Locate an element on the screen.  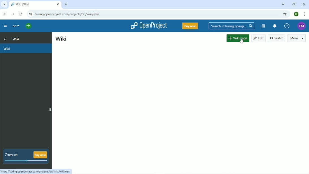
Wiki page is located at coordinates (238, 38).